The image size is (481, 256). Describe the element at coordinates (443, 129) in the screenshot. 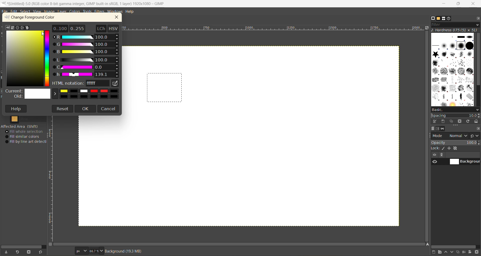

I see `paths` at that location.